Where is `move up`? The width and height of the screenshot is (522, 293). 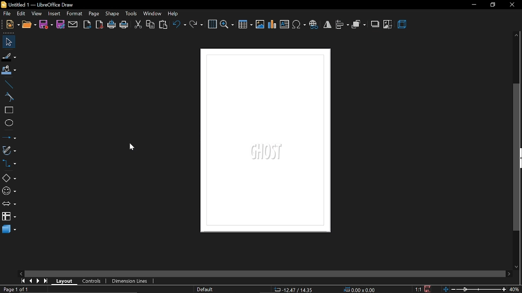
move up is located at coordinates (517, 36).